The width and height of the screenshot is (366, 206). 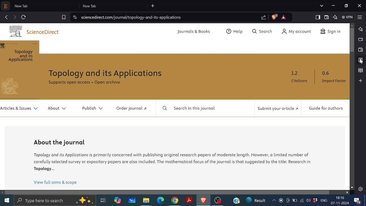 I want to click on ScienceDirect, so click(x=36, y=31).